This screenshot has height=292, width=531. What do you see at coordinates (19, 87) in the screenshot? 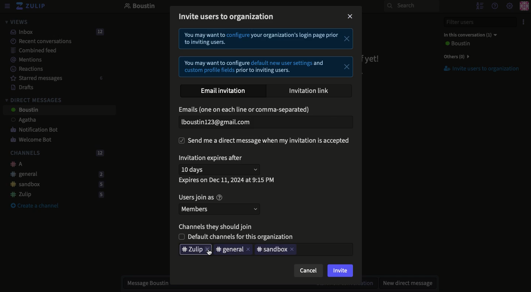
I see `Drafts` at bounding box center [19, 87].